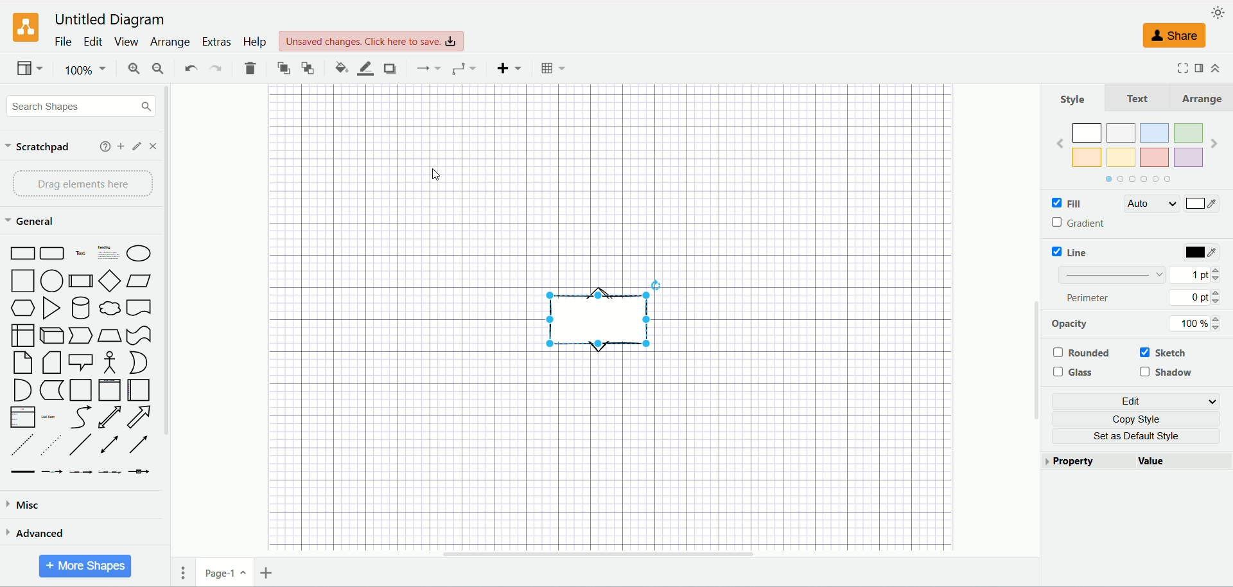 Image resolution: width=1233 pixels, height=587 pixels. I want to click on Connector with symbol, so click(138, 474).